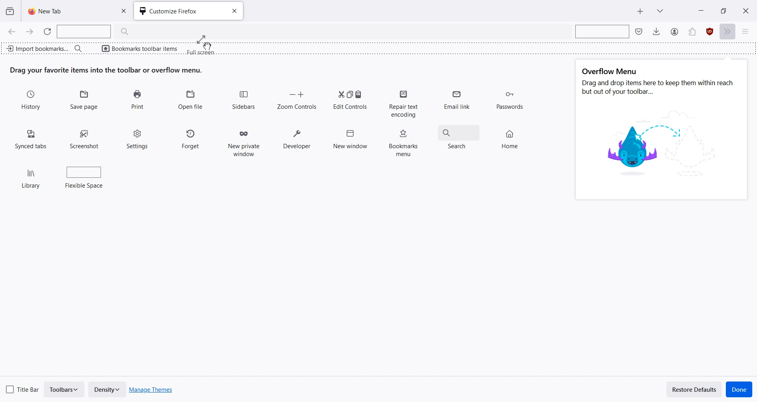 This screenshot has width=757, height=402. I want to click on Open Application menu, so click(748, 32).